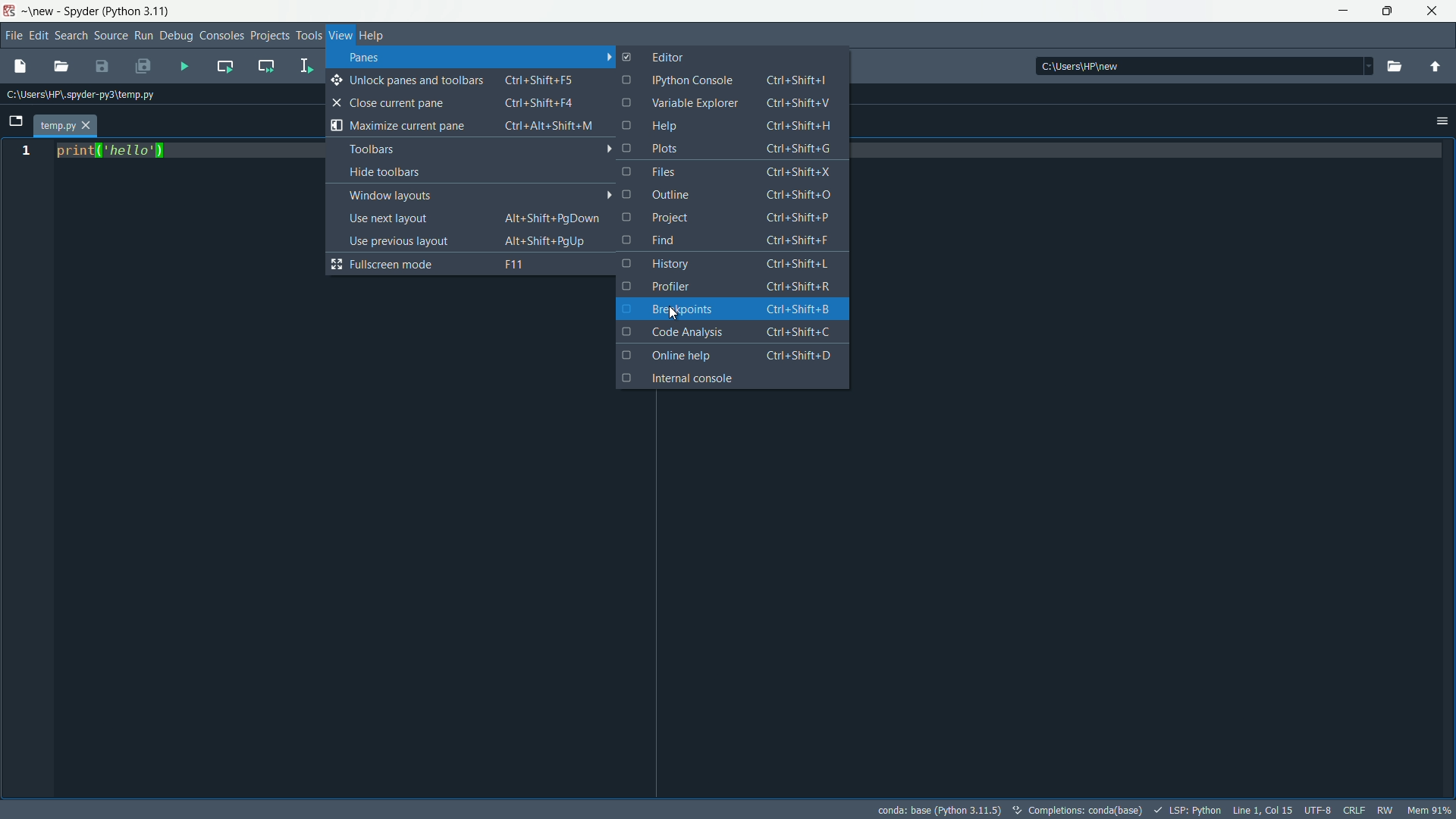 Image resolution: width=1456 pixels, height=819 pixels. Describe the element at coordinates (9, 11) in the screenshot. I see `app icon` at that location.